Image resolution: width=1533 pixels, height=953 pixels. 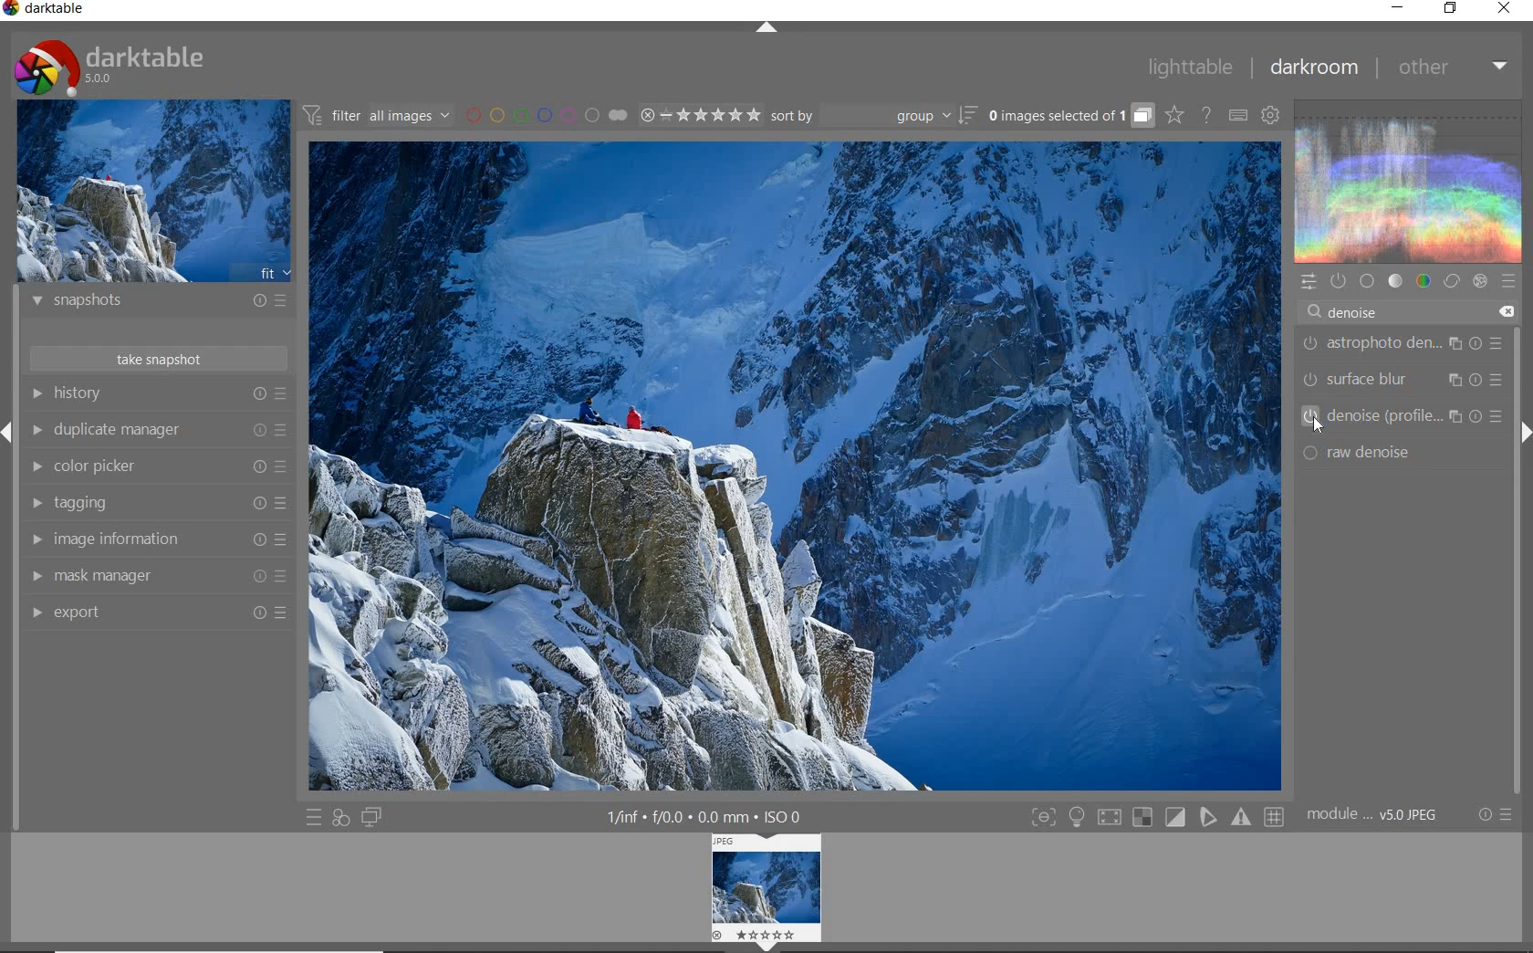 I want to click on click to change overlays on thumbnails, so click(x=1173, y=117).